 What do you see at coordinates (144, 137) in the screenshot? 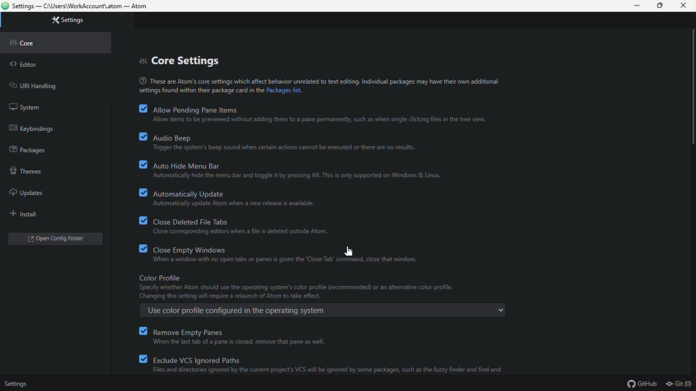
I see `checkbox ` at bounding box center [144, 137].